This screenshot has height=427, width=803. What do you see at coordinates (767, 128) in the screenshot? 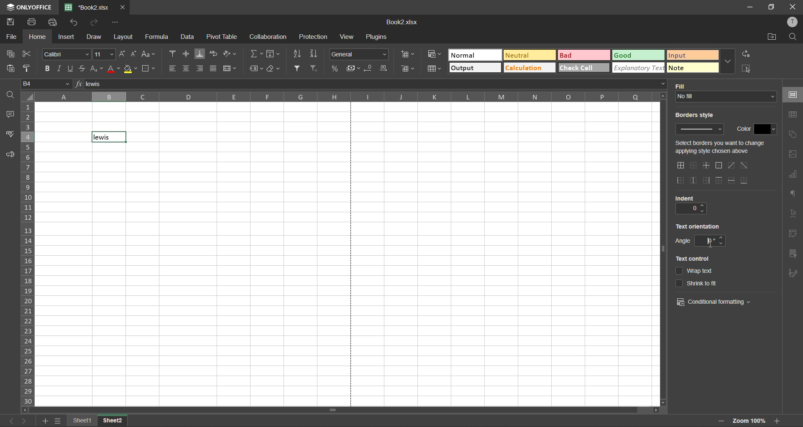
I see `change color` at bounding box center [767, 128].